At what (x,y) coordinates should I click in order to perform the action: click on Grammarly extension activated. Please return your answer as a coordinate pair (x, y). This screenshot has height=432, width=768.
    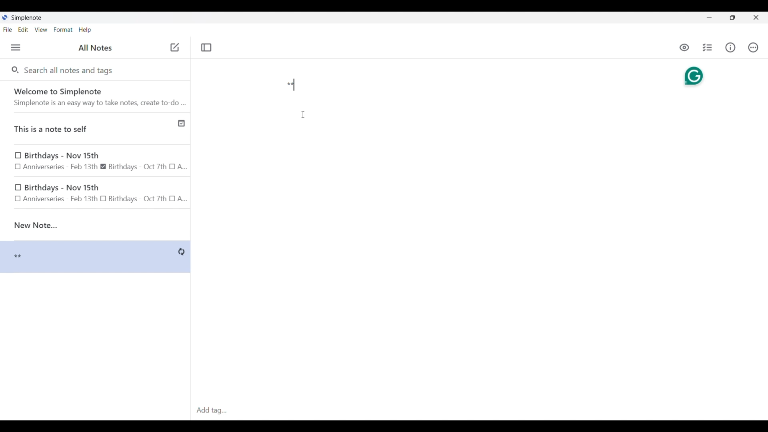
    Looking at the image, I should click on (693, 76).